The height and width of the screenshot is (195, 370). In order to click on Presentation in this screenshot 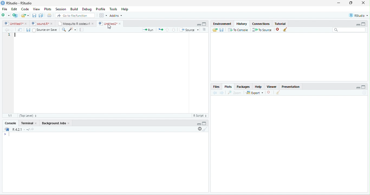, I will do `click(291, 87)`.